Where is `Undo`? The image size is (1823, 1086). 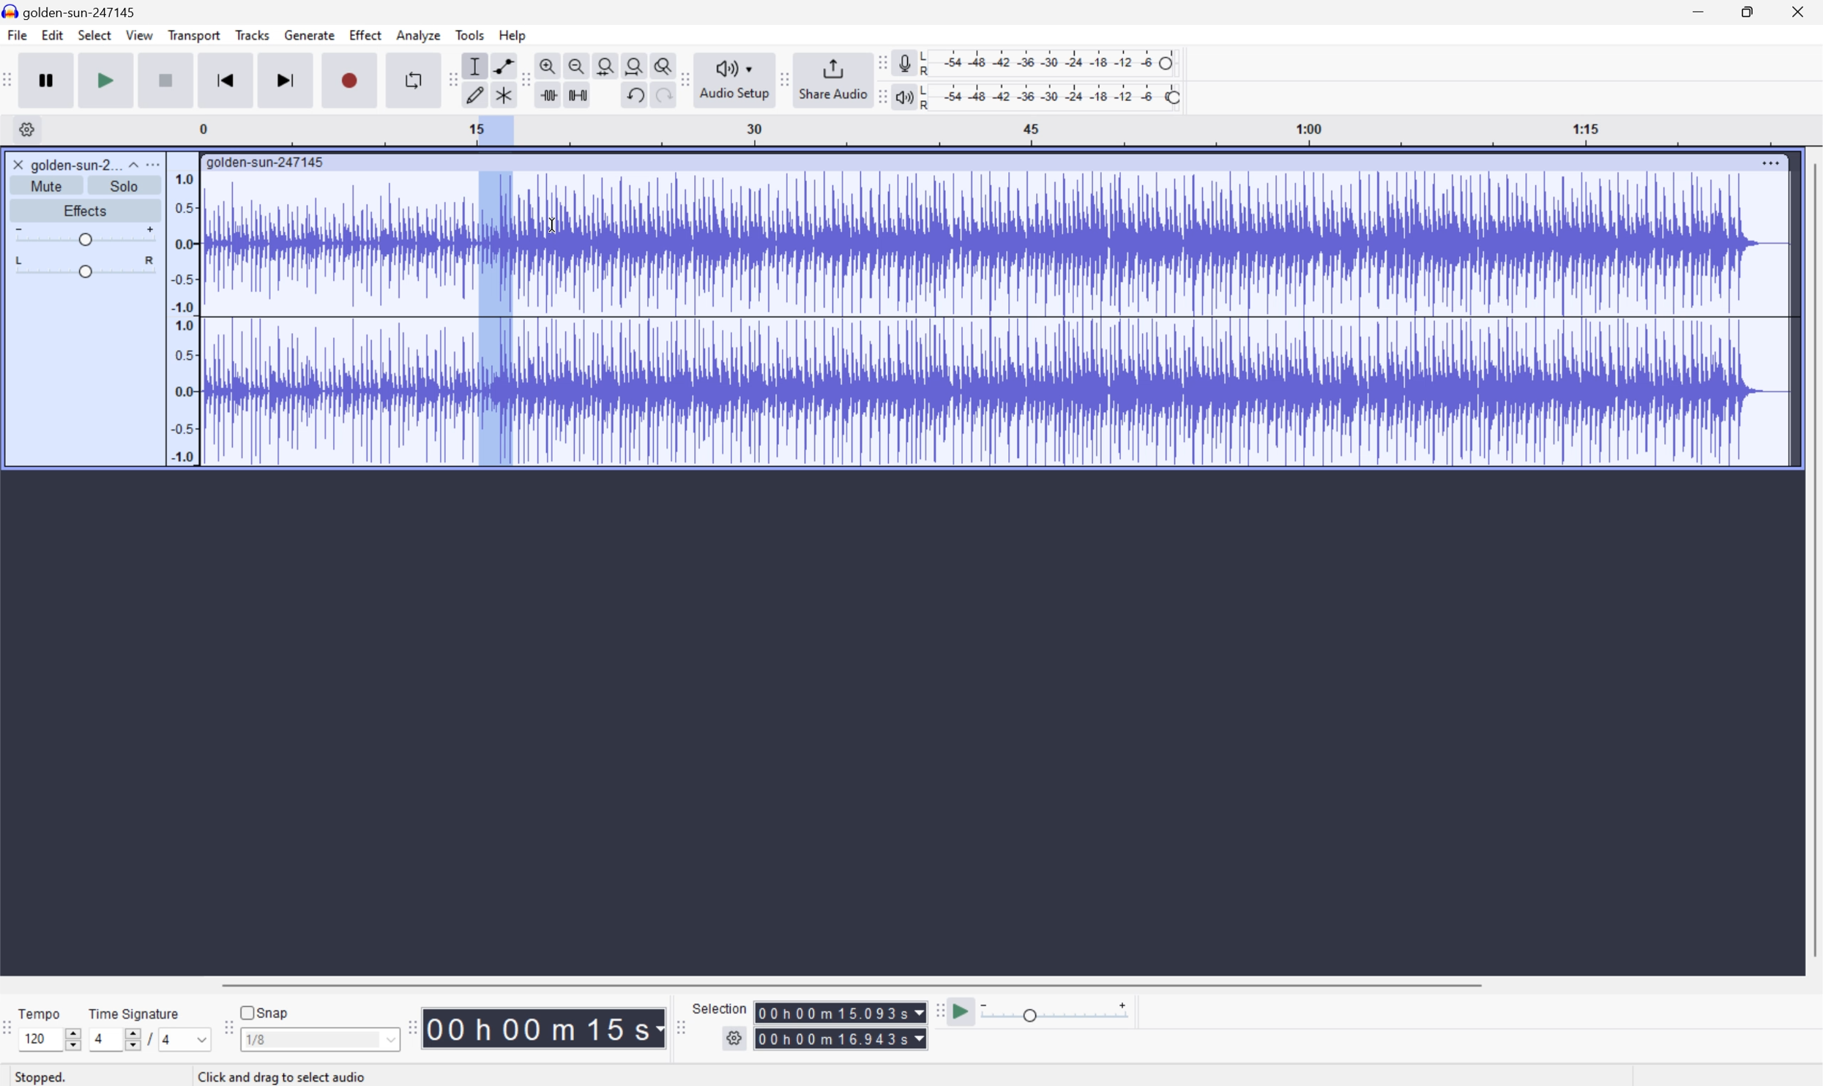
Undo is located at coordinates (633, 93).